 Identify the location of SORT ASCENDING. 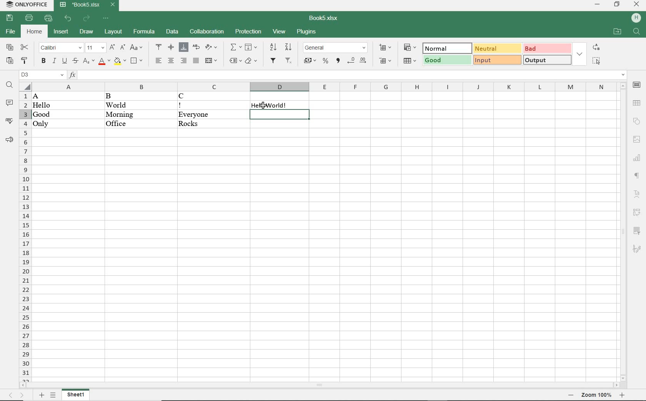
(273, 47).